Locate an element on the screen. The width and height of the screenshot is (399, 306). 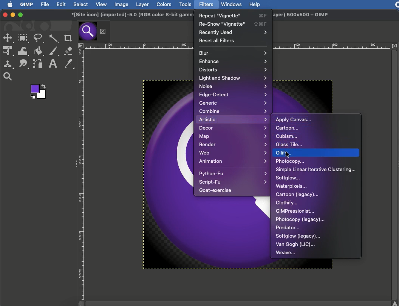
Softglow is located at coordinates (288, 178).